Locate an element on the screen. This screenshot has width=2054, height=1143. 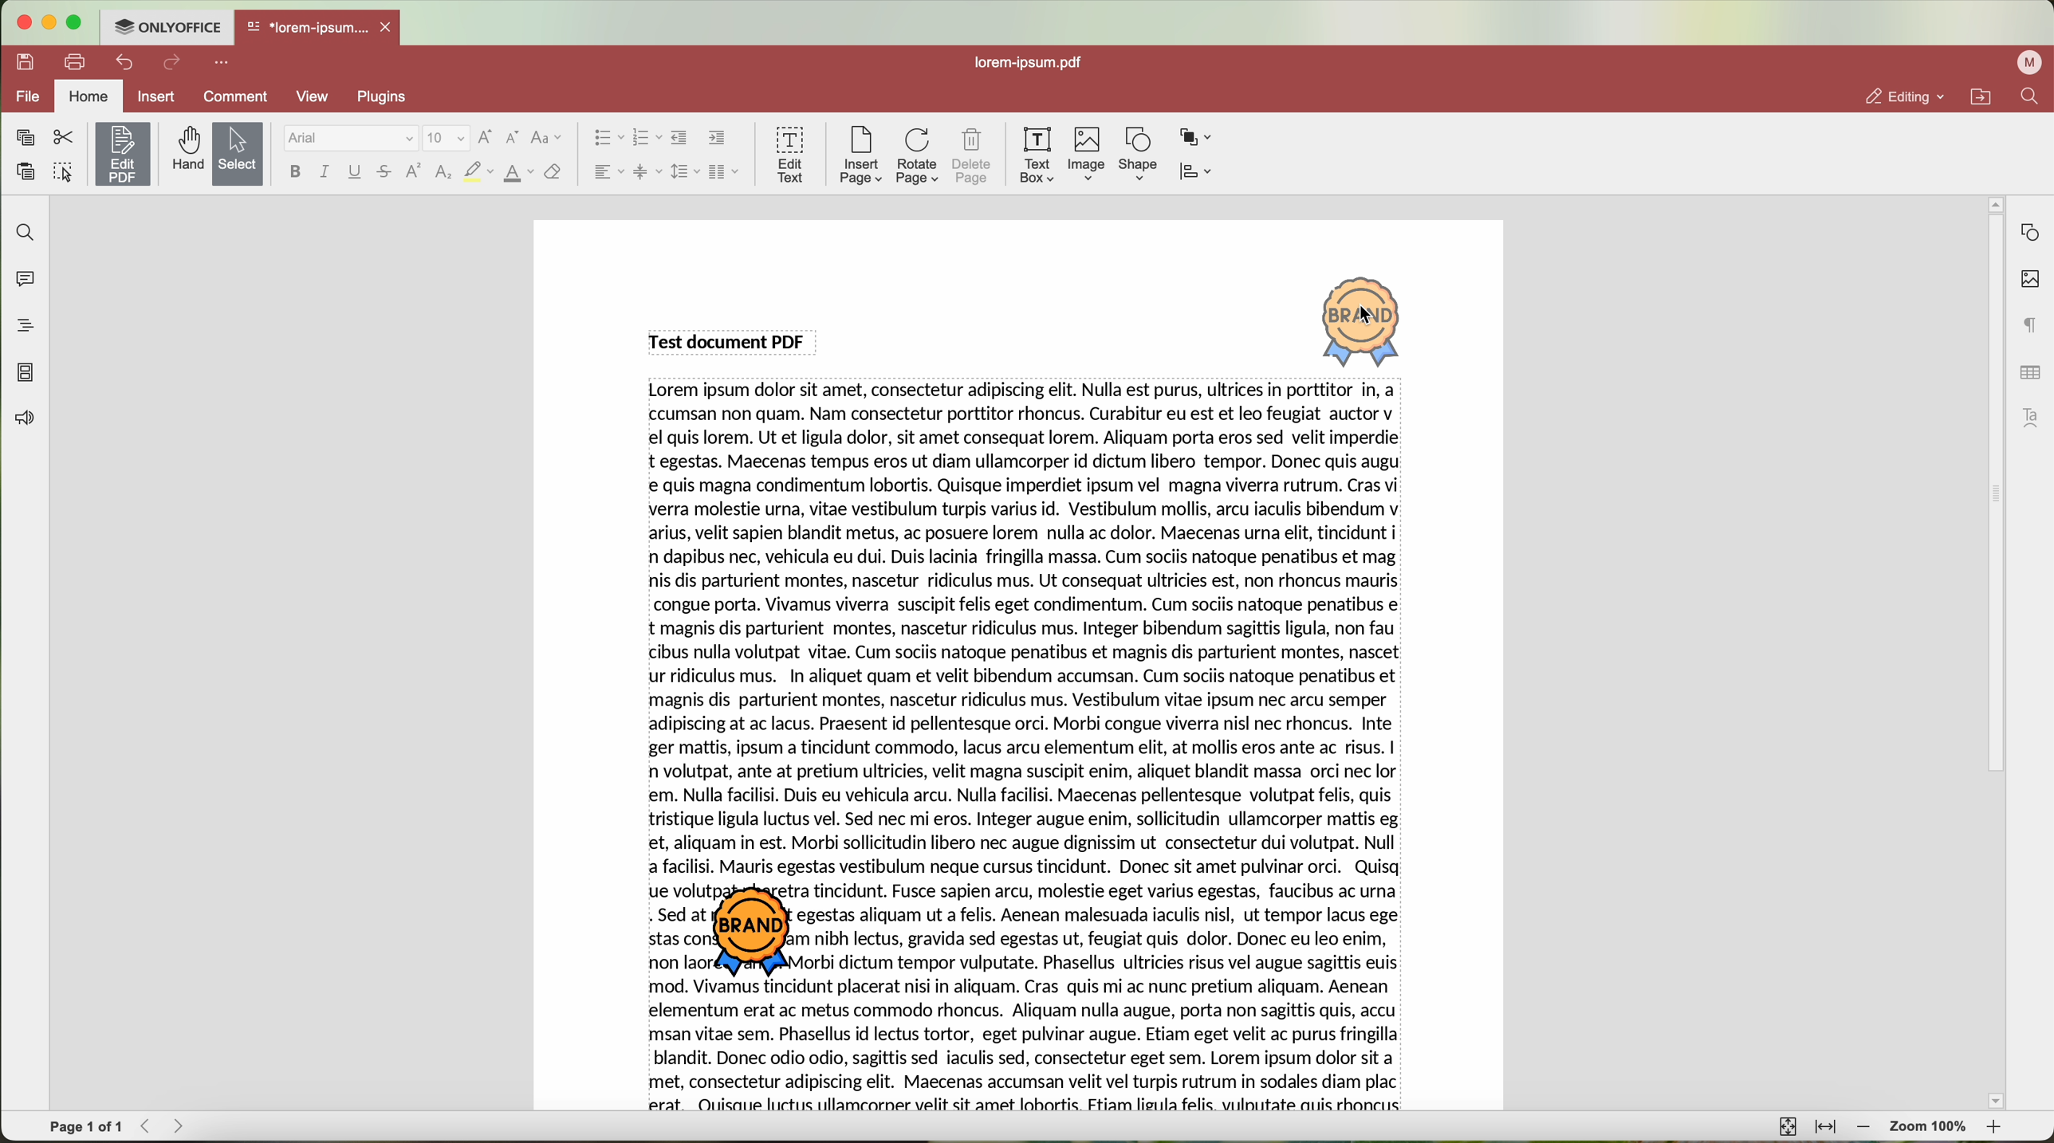
bullet list is located at coordinates (604, 139).